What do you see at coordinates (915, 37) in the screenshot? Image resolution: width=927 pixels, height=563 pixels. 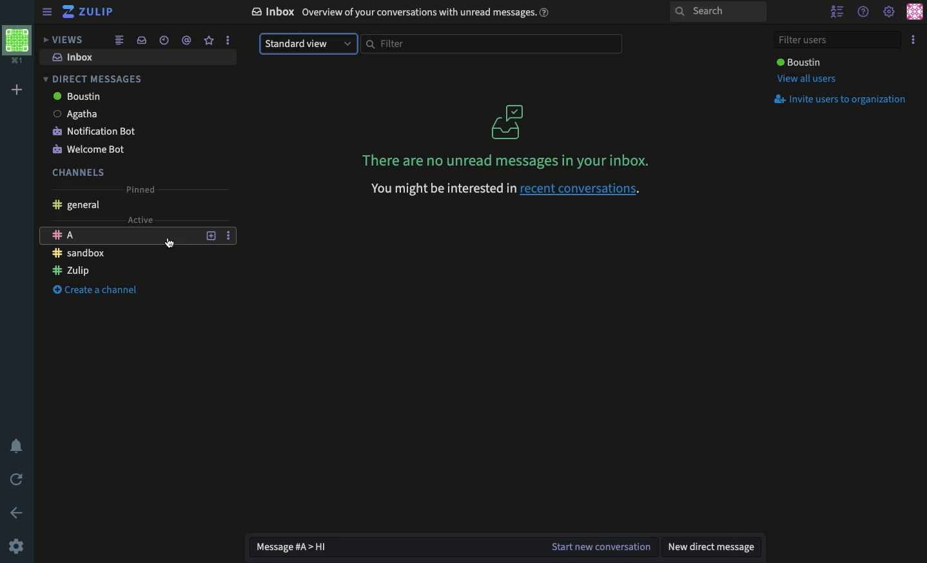 I see `Options ` at bounding box center [915, 37].